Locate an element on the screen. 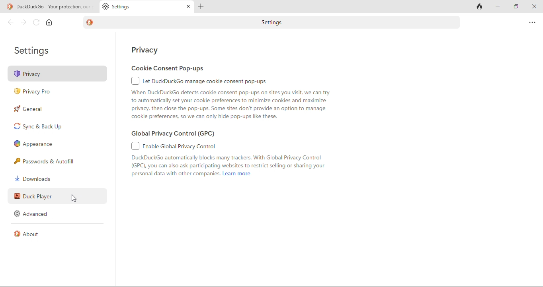 The height and width of the screenshot is (287, 543). sync and back up is located at coordinates (52, 126).